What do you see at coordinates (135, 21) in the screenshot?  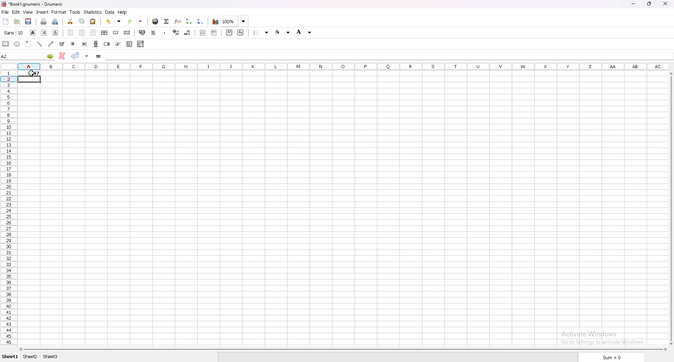 I see `redo` at bounding box center [135, 21].